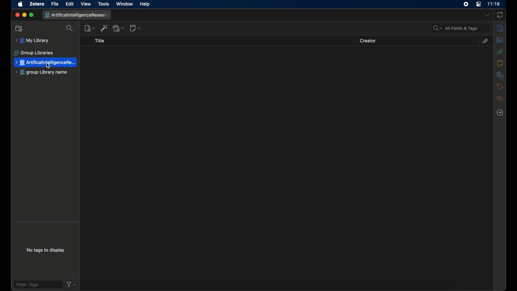 Image resolution: width=517 pixels, height=291 pixels. Describe the element at coordinates (47, 250) in the screenshot. I see `no tags to display` at that location.